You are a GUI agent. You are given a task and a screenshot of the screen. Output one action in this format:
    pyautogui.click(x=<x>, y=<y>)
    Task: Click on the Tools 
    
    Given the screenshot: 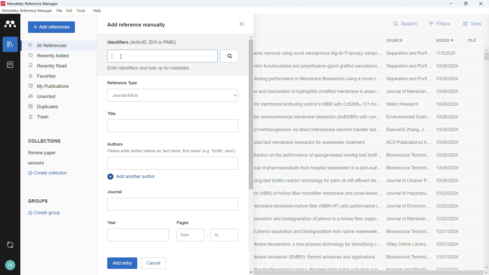 What is the action you would take?
    pyautogui.click(x=81, y=11)
    